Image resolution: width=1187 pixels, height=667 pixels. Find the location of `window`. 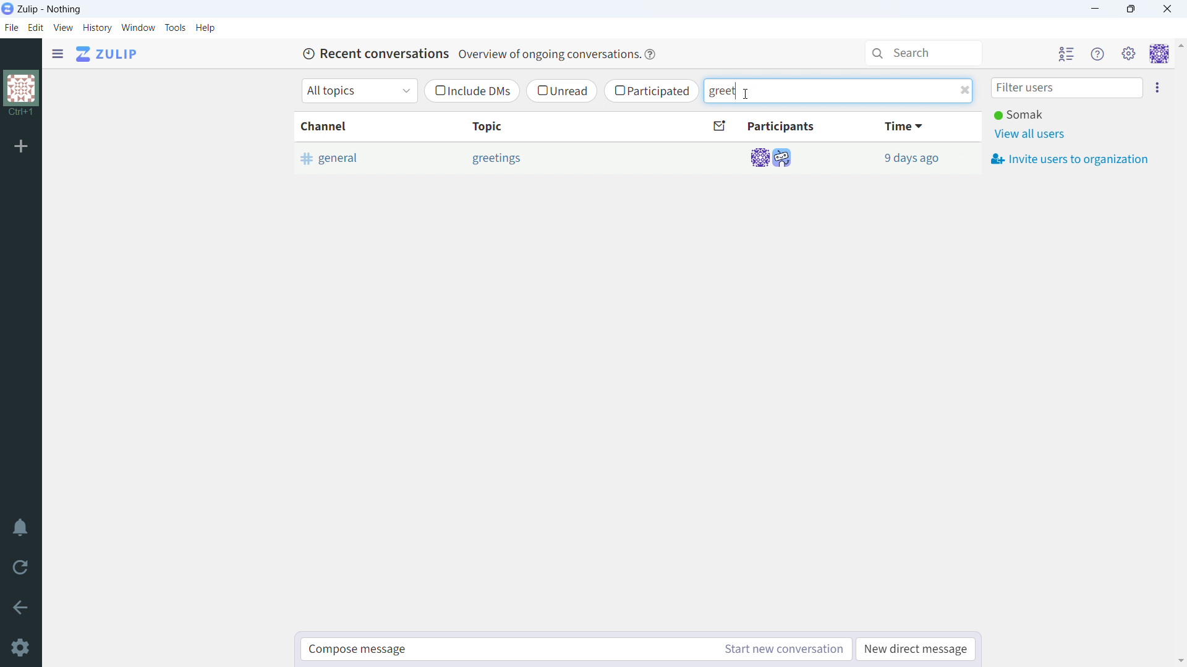

window is located at coordinates (138, 28).